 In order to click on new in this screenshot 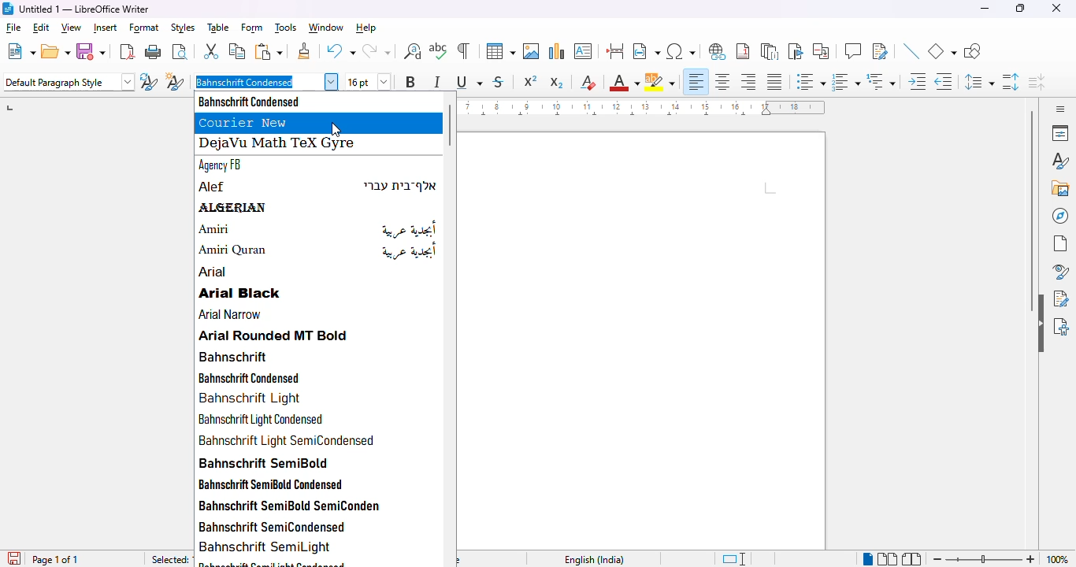, I will do `click(21, 50)`.